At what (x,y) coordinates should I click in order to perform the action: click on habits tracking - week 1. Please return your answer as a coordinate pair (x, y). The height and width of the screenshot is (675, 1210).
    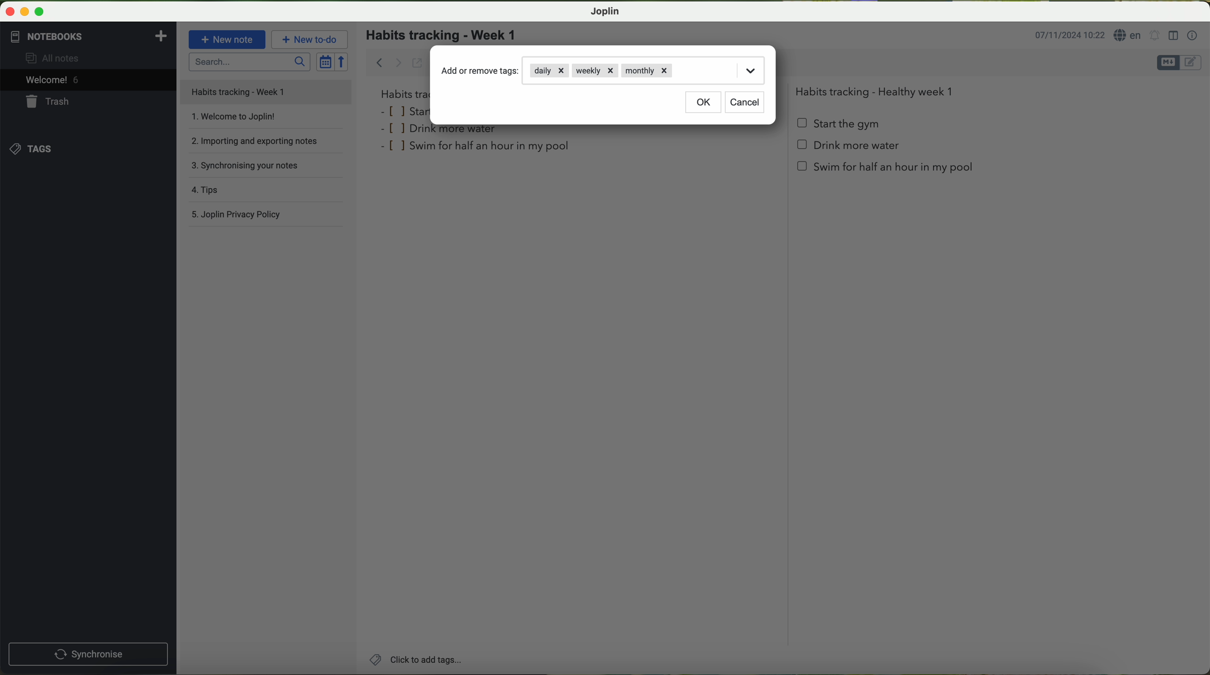
    Looking at the image, I should click on (447, 36).